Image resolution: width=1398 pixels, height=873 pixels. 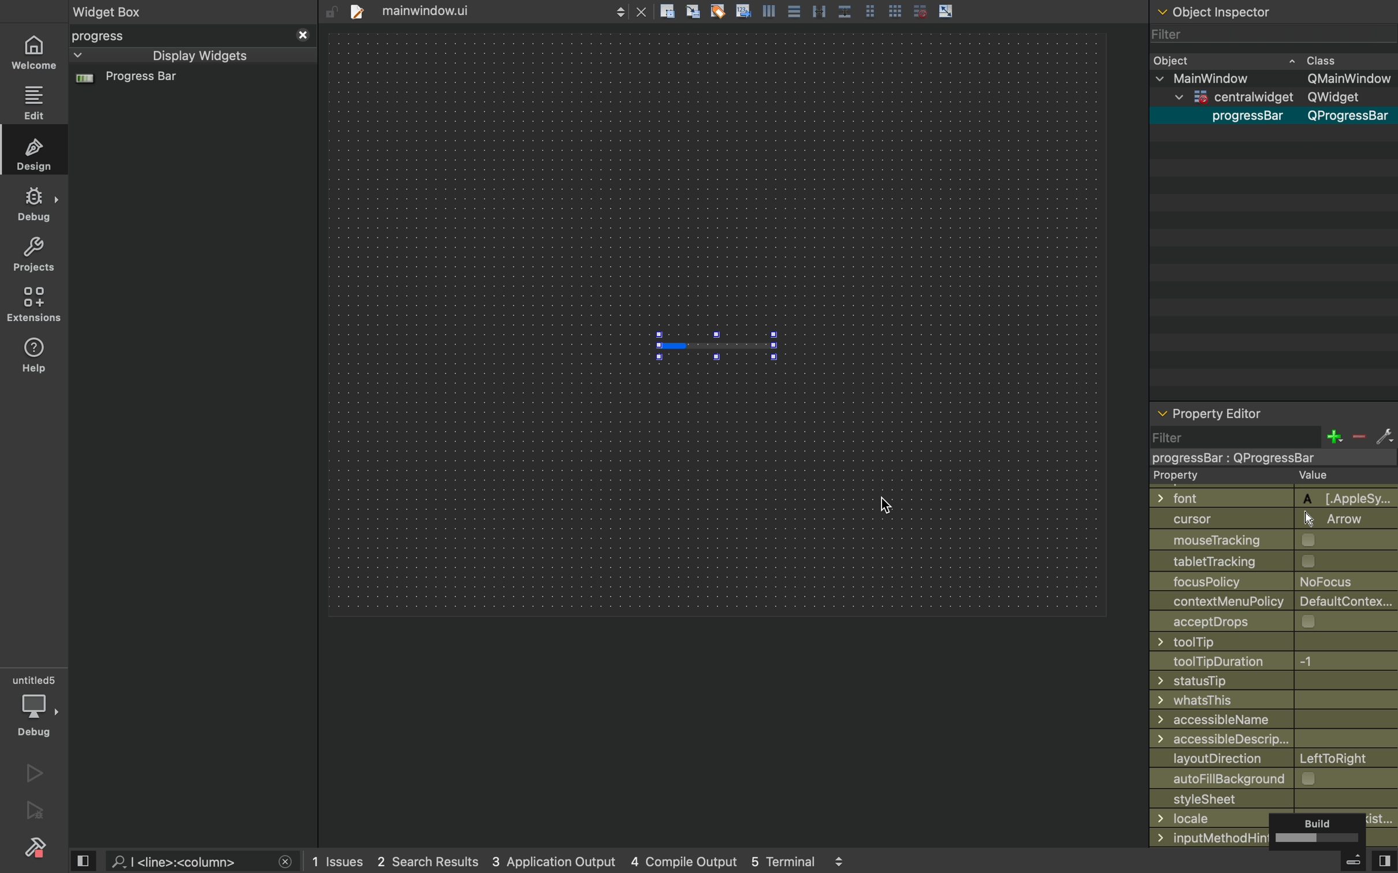 I want to click on , so click(x=78, y=863).